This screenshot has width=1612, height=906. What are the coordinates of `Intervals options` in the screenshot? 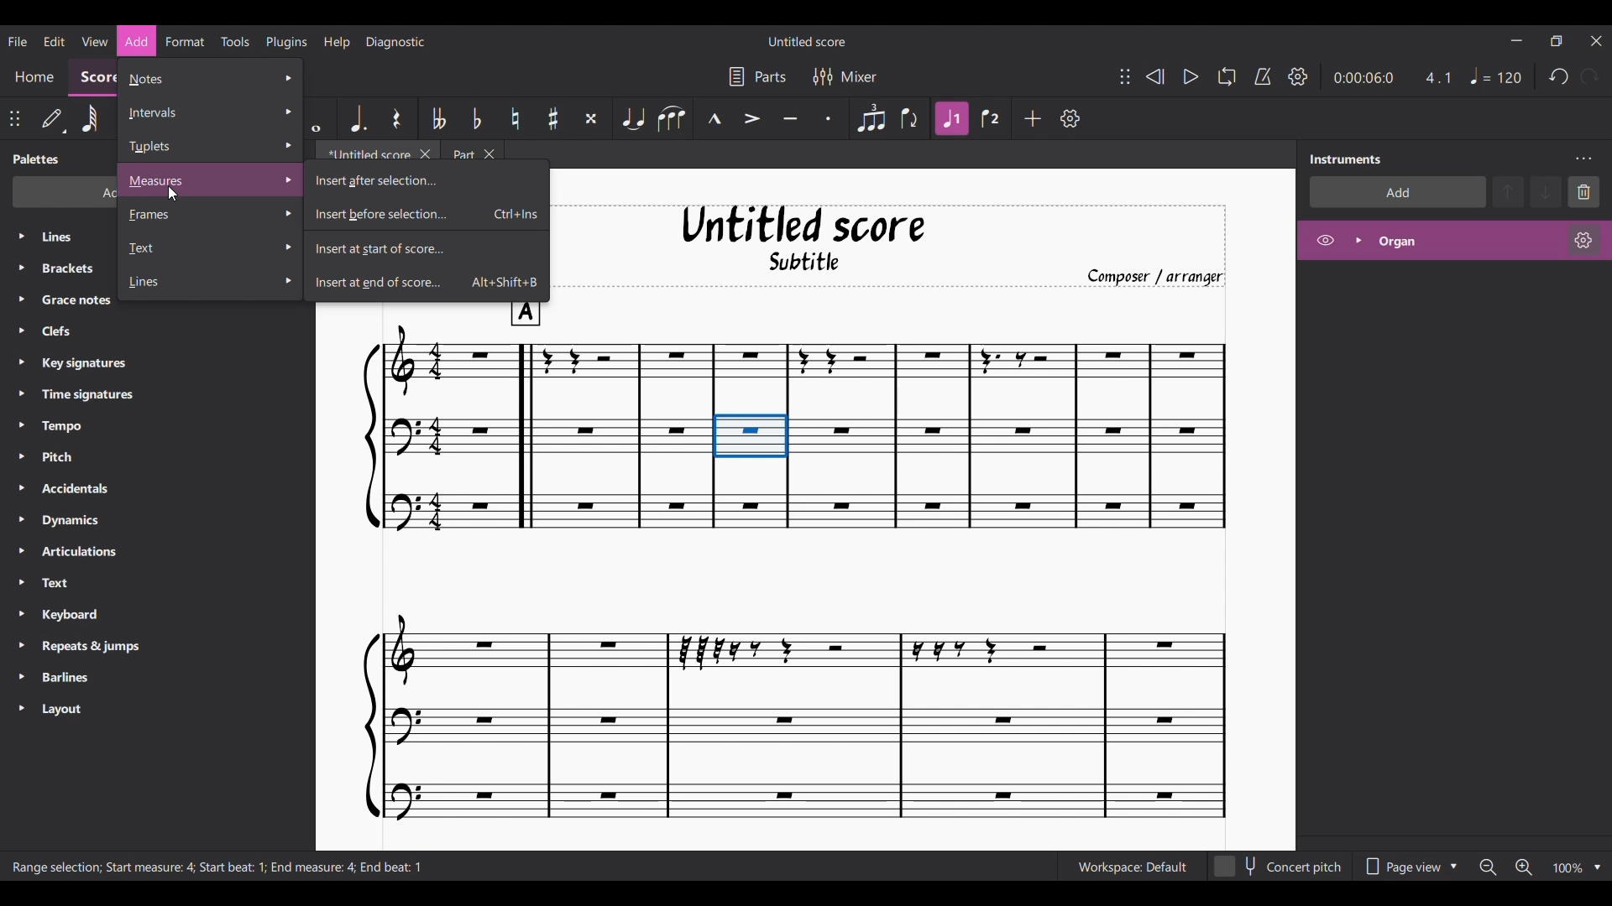 It's located at (209, 112).